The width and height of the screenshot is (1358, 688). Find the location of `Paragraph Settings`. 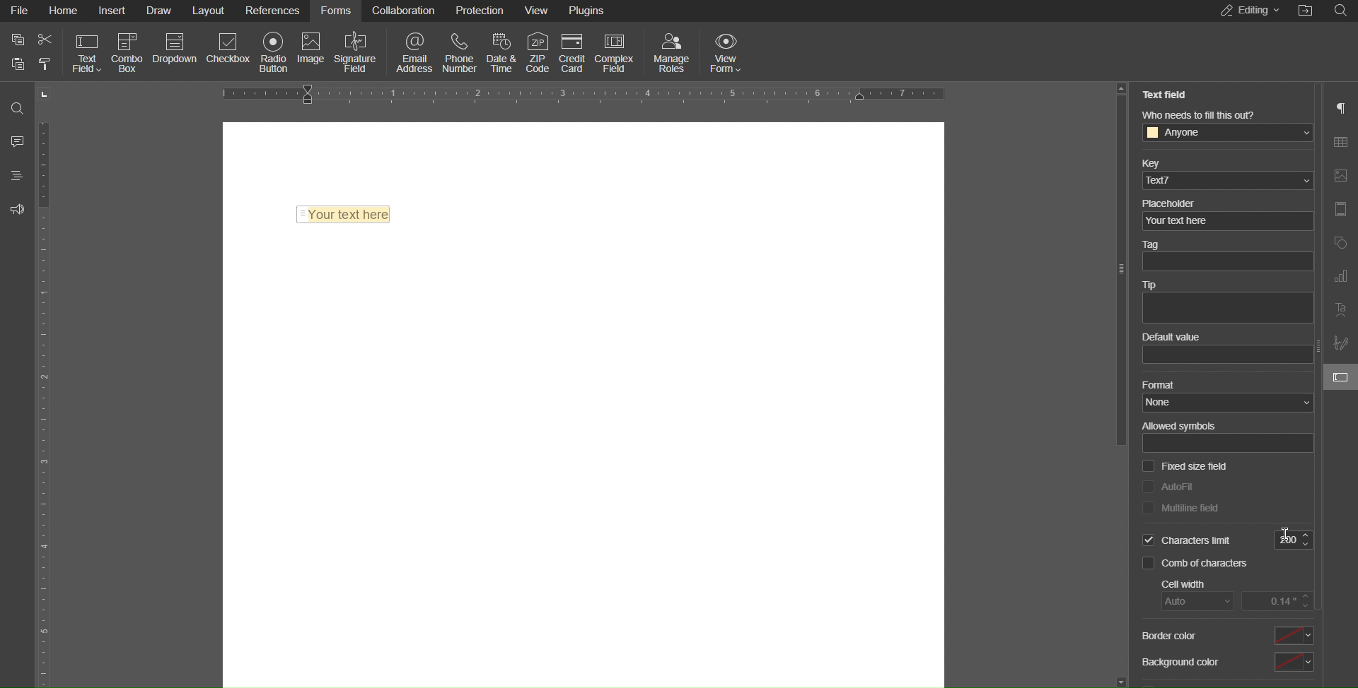

Paragraph Settings is located at coordinates (1342, 107).